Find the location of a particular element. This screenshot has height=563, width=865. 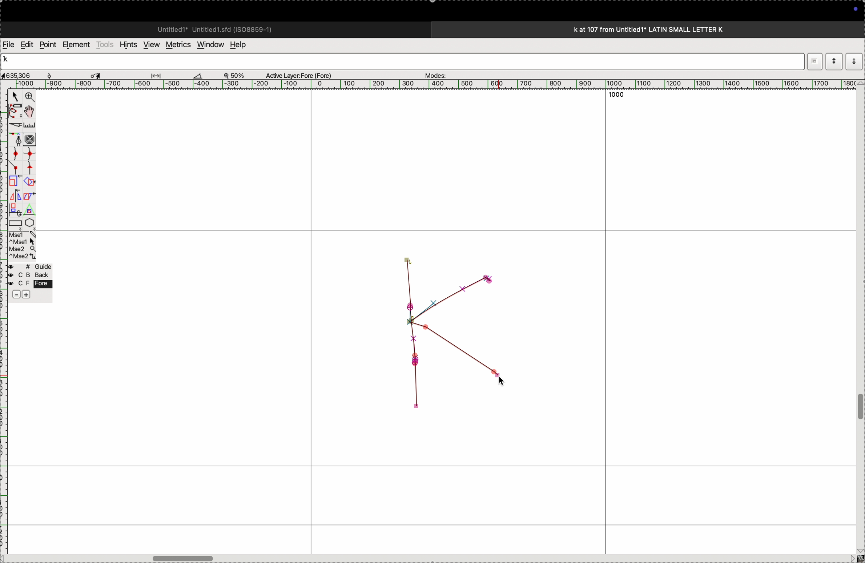

toggle is located at coordinates (32, 111).